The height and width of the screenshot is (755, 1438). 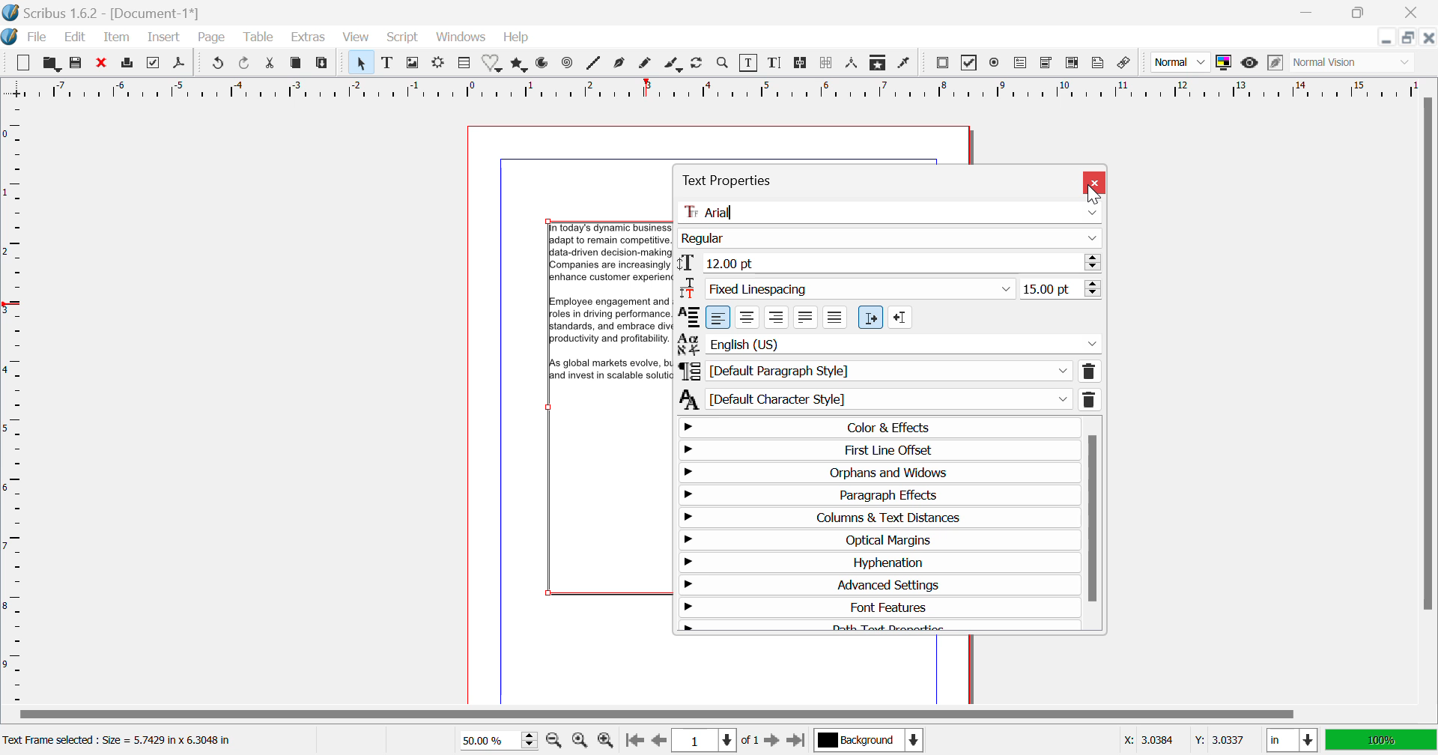 I want to click on Hyphenation, so click(x=876, y=564).